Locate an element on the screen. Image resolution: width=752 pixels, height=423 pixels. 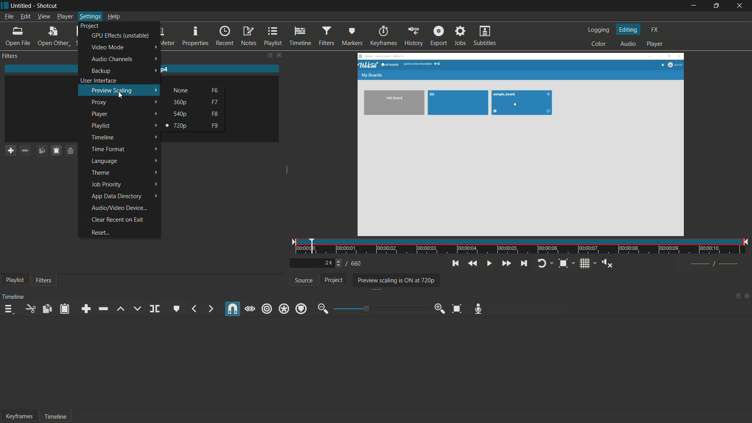
toggle player looping is located at coordinates (542, 264).